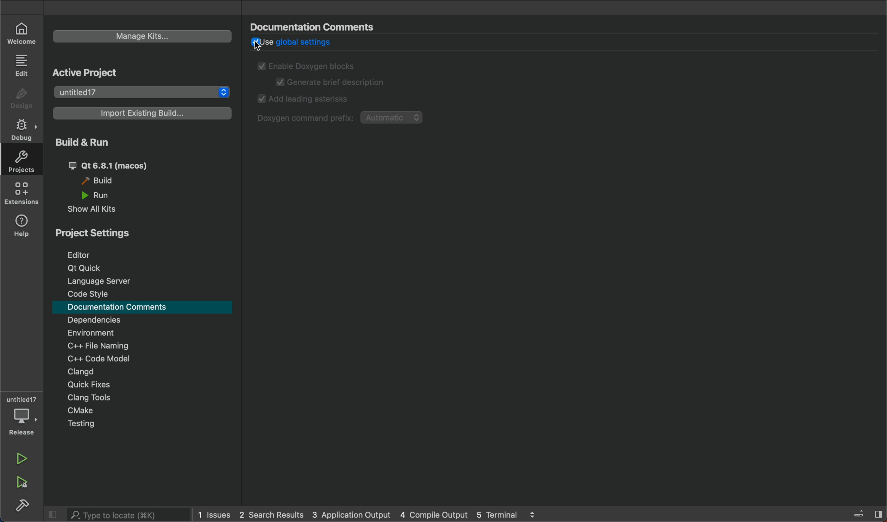 The image size is (887, 522). I want to click on run, so click(107, 195).